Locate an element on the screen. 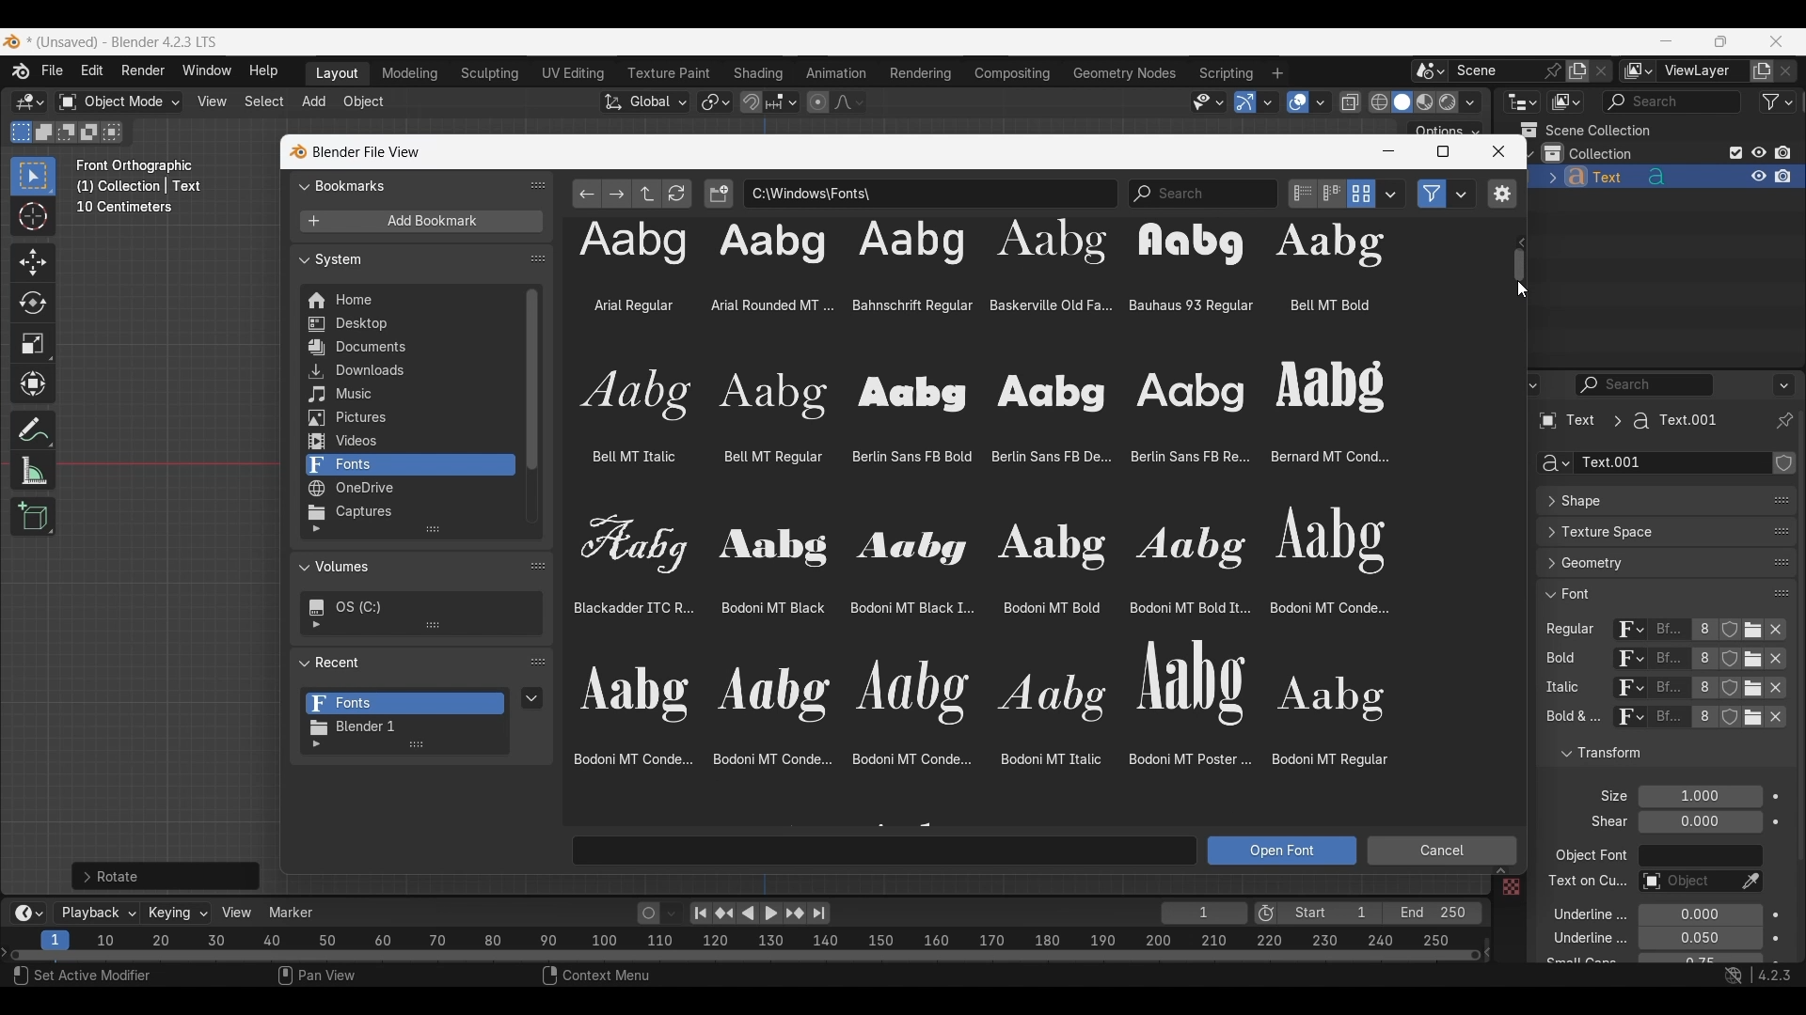 The height and width of the screenshot is (1015, 1806). Display number of users of this data for respective attribute is located at coordinates (1703, 631).